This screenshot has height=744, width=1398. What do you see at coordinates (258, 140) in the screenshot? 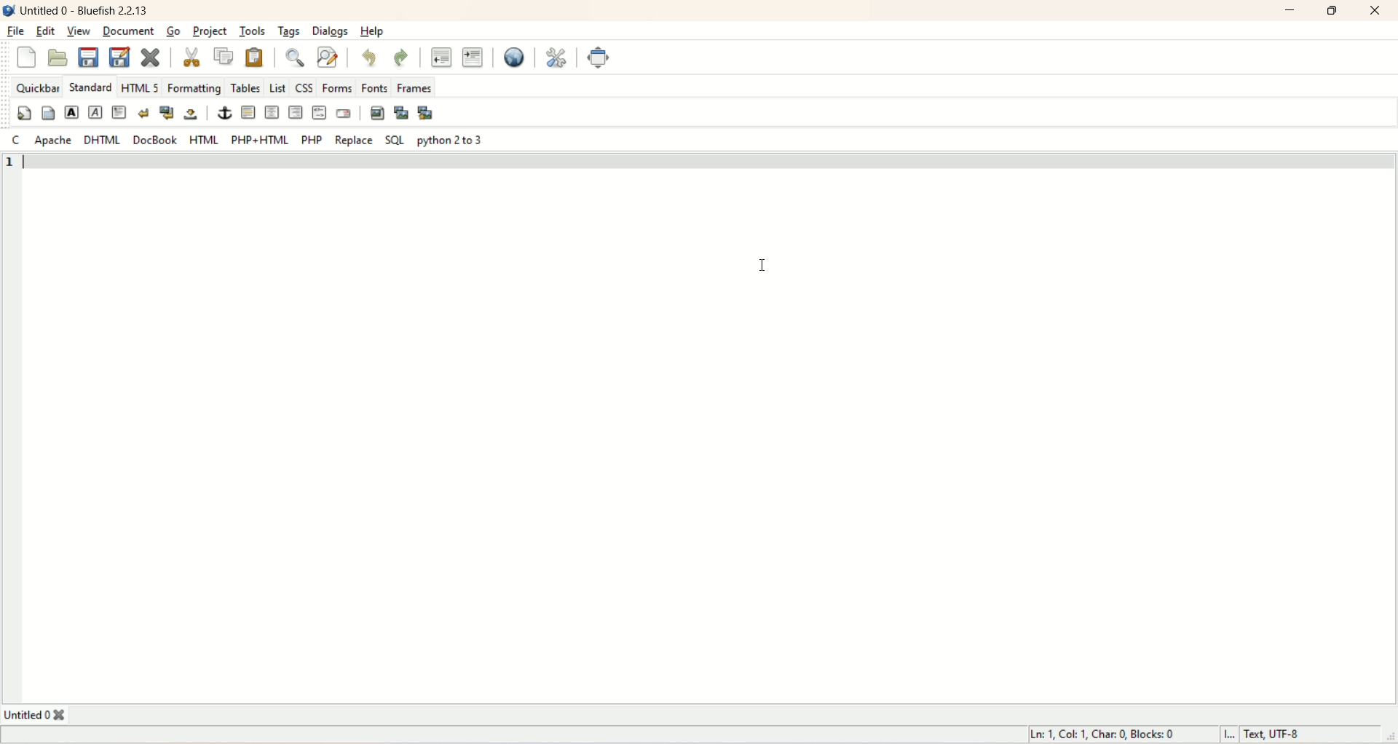
I see `PHP+HTML` at bounding box center [258, 140].